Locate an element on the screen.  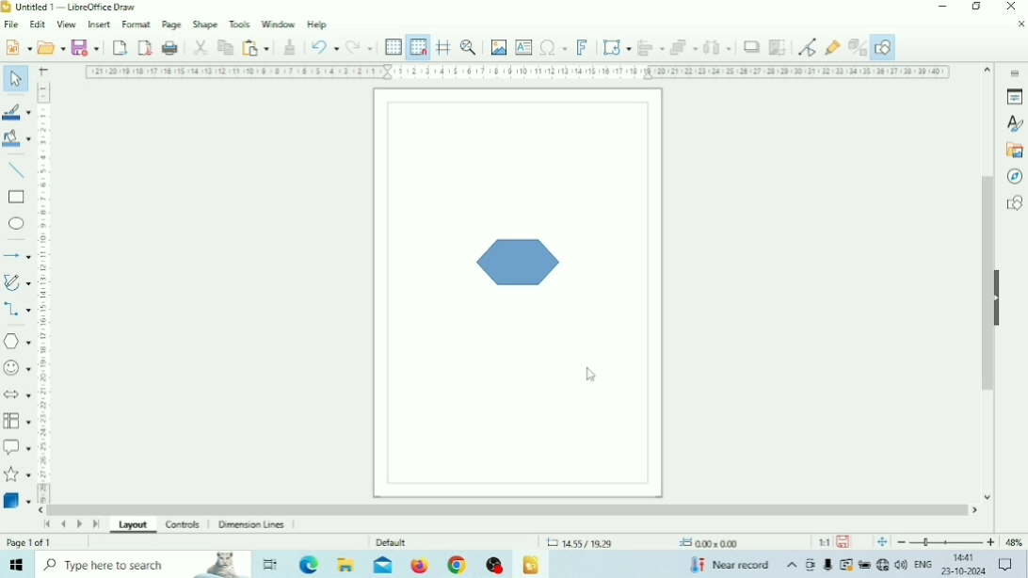
Close is located at coordinates (1010, 7).